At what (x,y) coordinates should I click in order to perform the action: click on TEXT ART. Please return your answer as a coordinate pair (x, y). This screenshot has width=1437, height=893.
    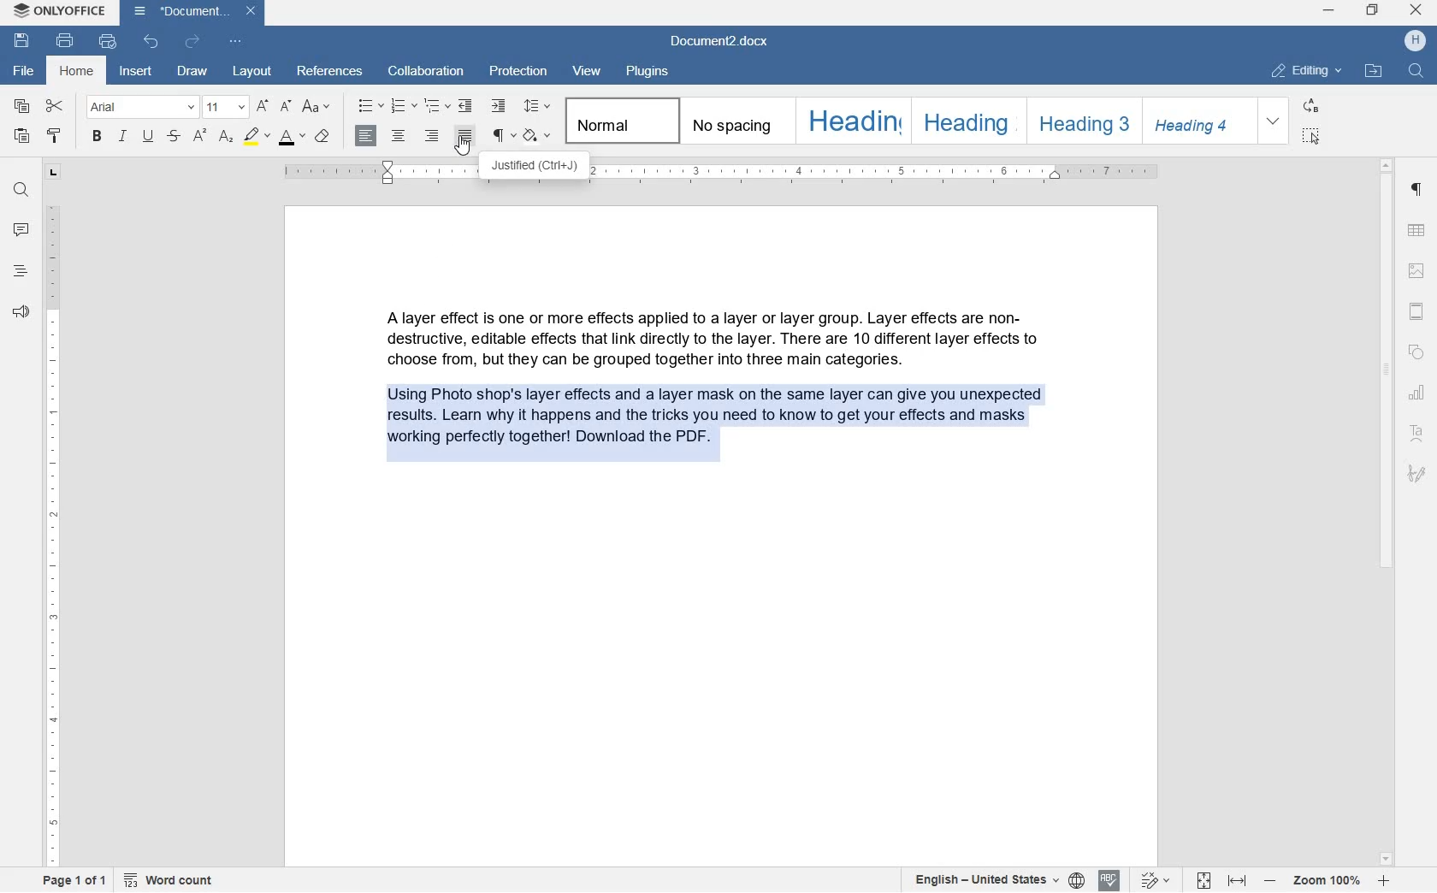
    Looking at the image, I should click on (1416, 435).